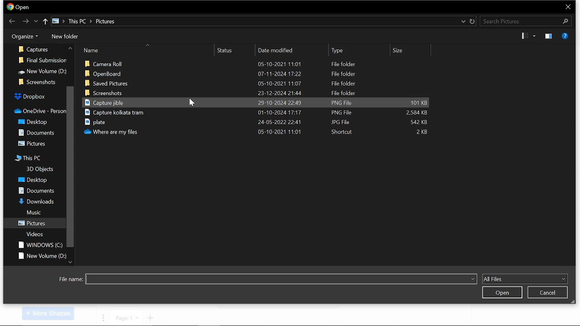  I want to click on new folder, so click(64, 37).